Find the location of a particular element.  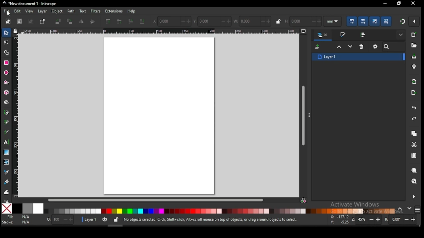

layer is located at coordinates (42, 11).